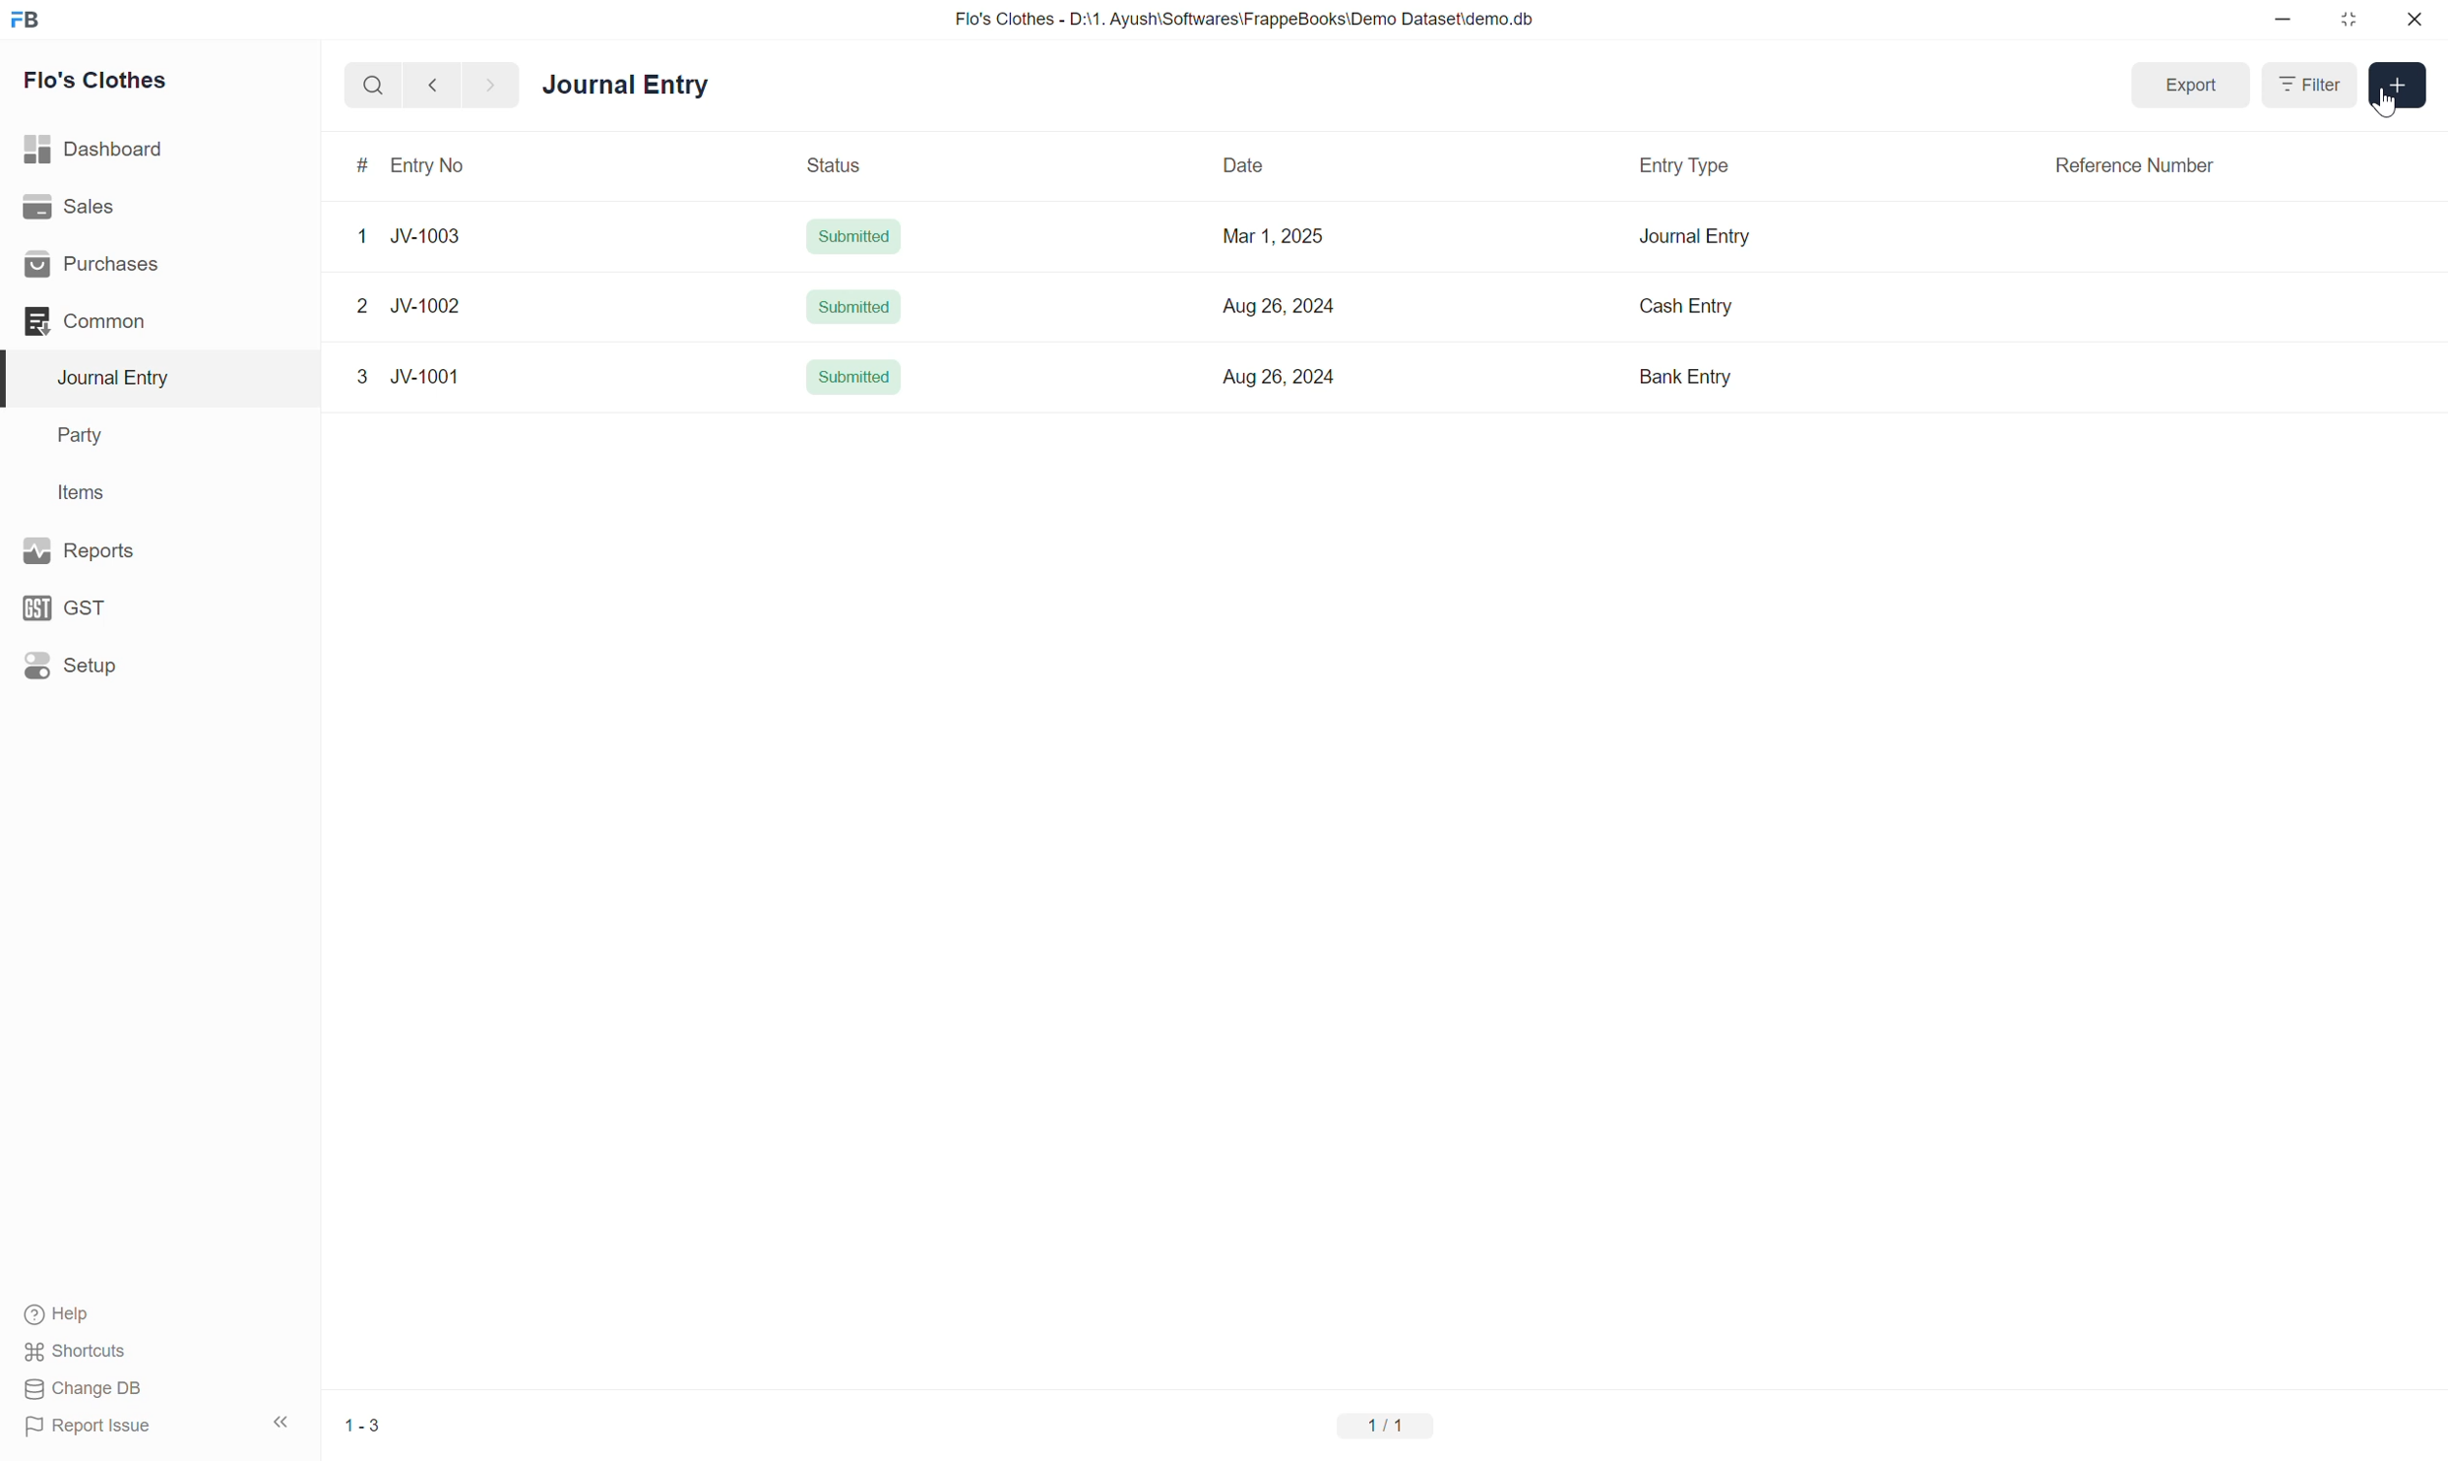  I want to click on Common, so click(87, 321).